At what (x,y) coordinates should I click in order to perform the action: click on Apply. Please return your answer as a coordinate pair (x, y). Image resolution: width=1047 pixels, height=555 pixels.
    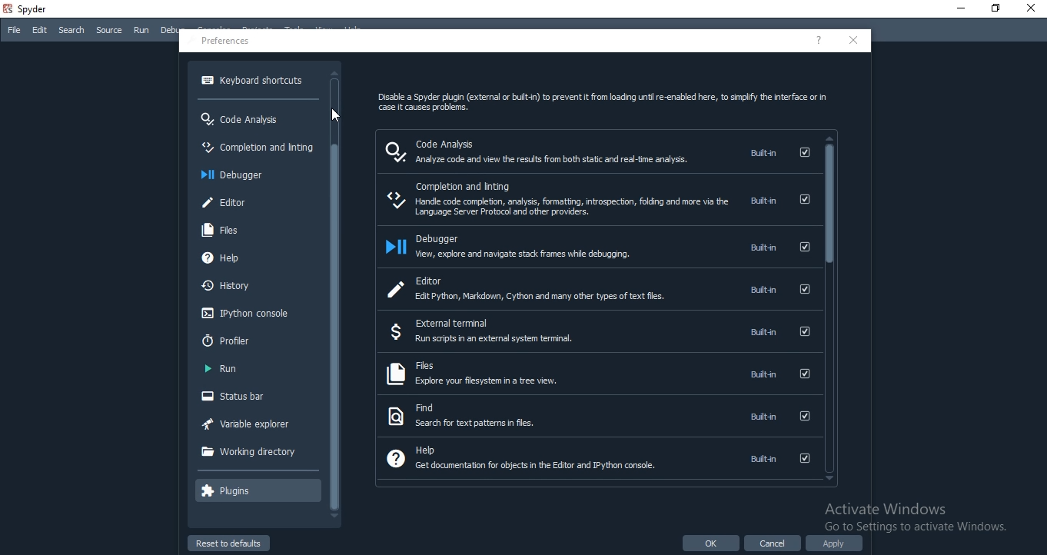
    Looking at the image, I should click on (840, 544).